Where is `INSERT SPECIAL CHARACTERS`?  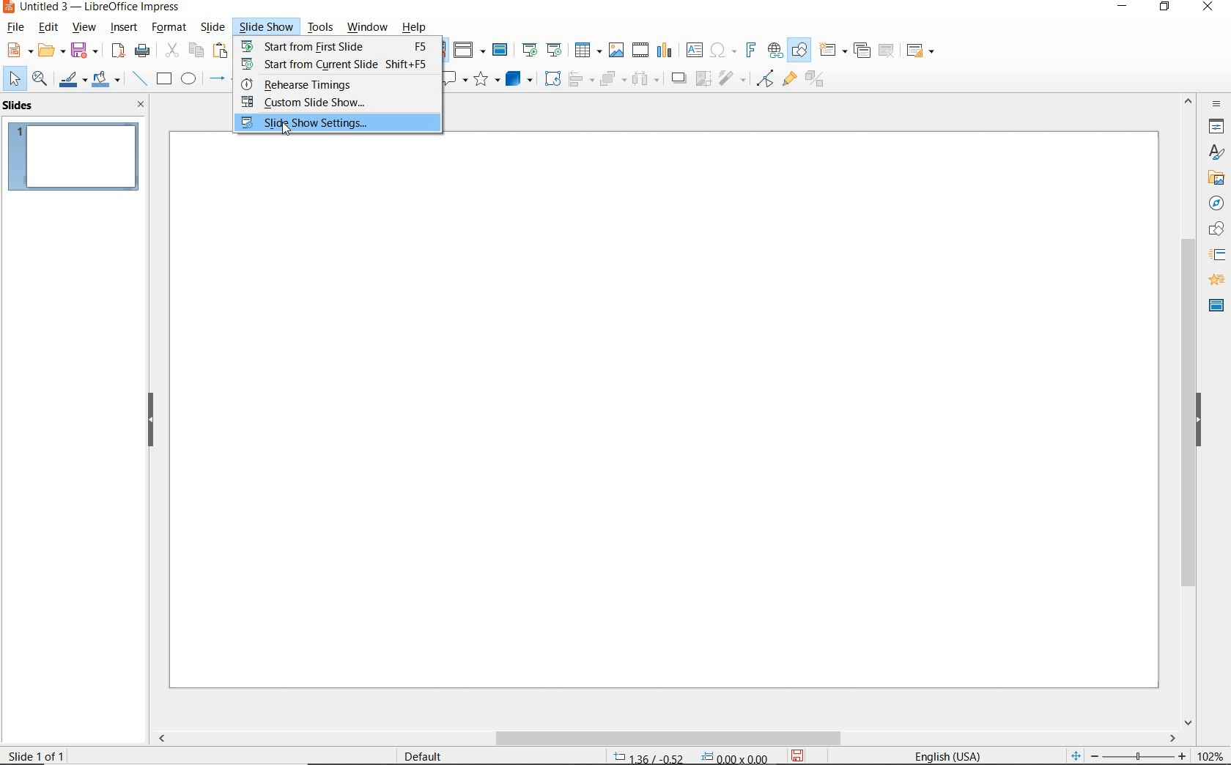 INSERT SPECIAL CHARACTERS is located at coordinates (722, 51).